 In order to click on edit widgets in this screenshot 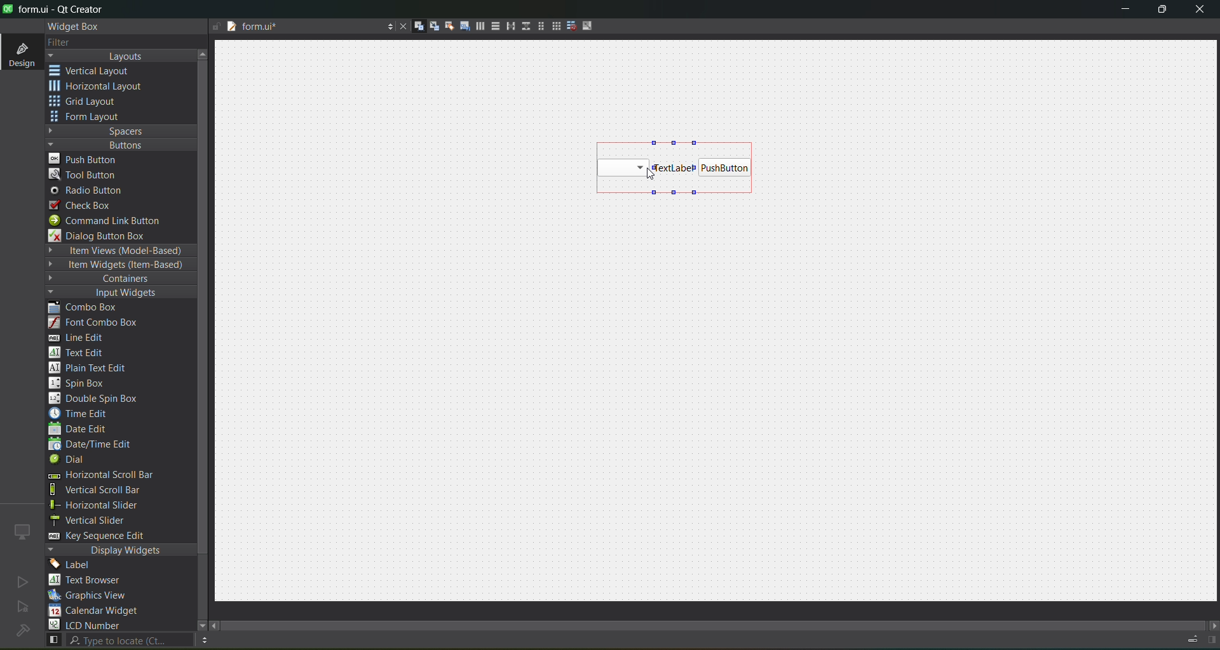, I will do `click(414, 27)`.